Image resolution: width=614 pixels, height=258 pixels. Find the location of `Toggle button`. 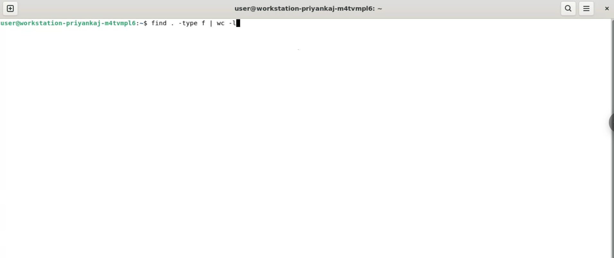

Toggle button is located at coordinates (608, 124).